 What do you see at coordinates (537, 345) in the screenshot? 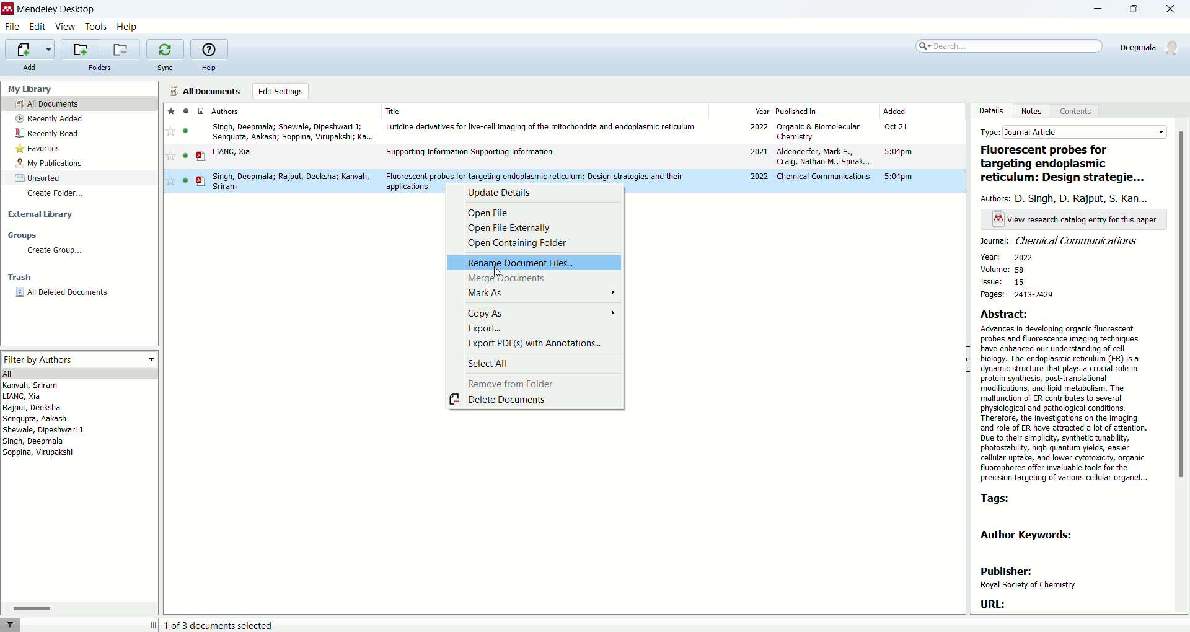
I see `export PDF(s) with annotations` at bounding box center [537, 345].